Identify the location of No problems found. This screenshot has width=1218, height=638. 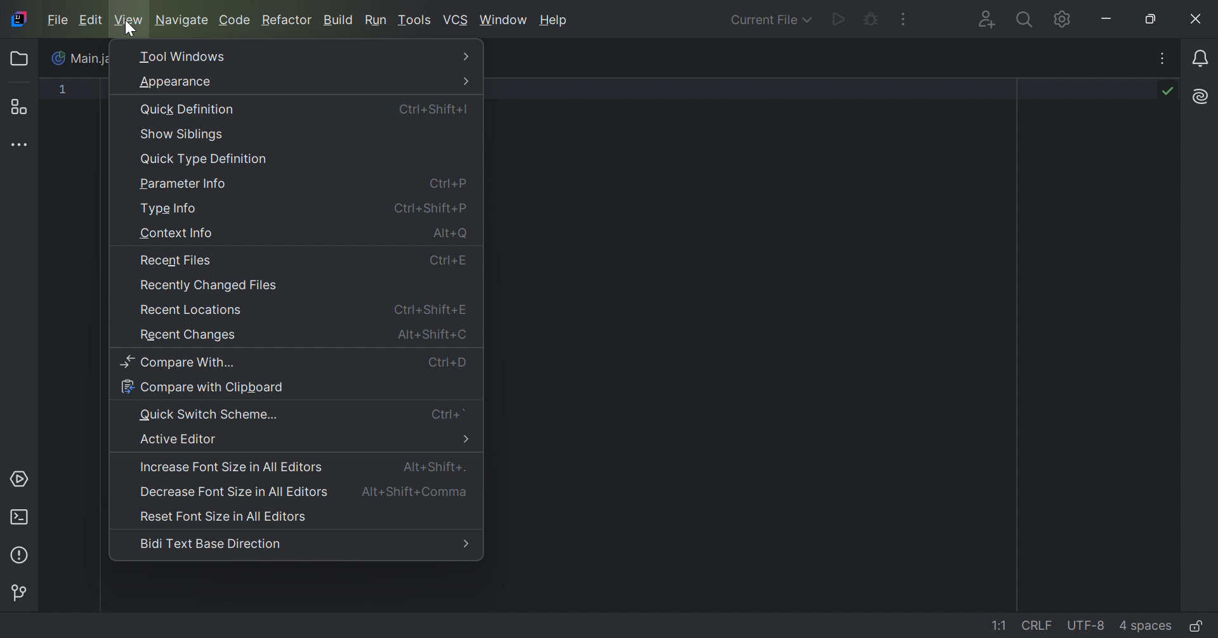
(1165, 91).